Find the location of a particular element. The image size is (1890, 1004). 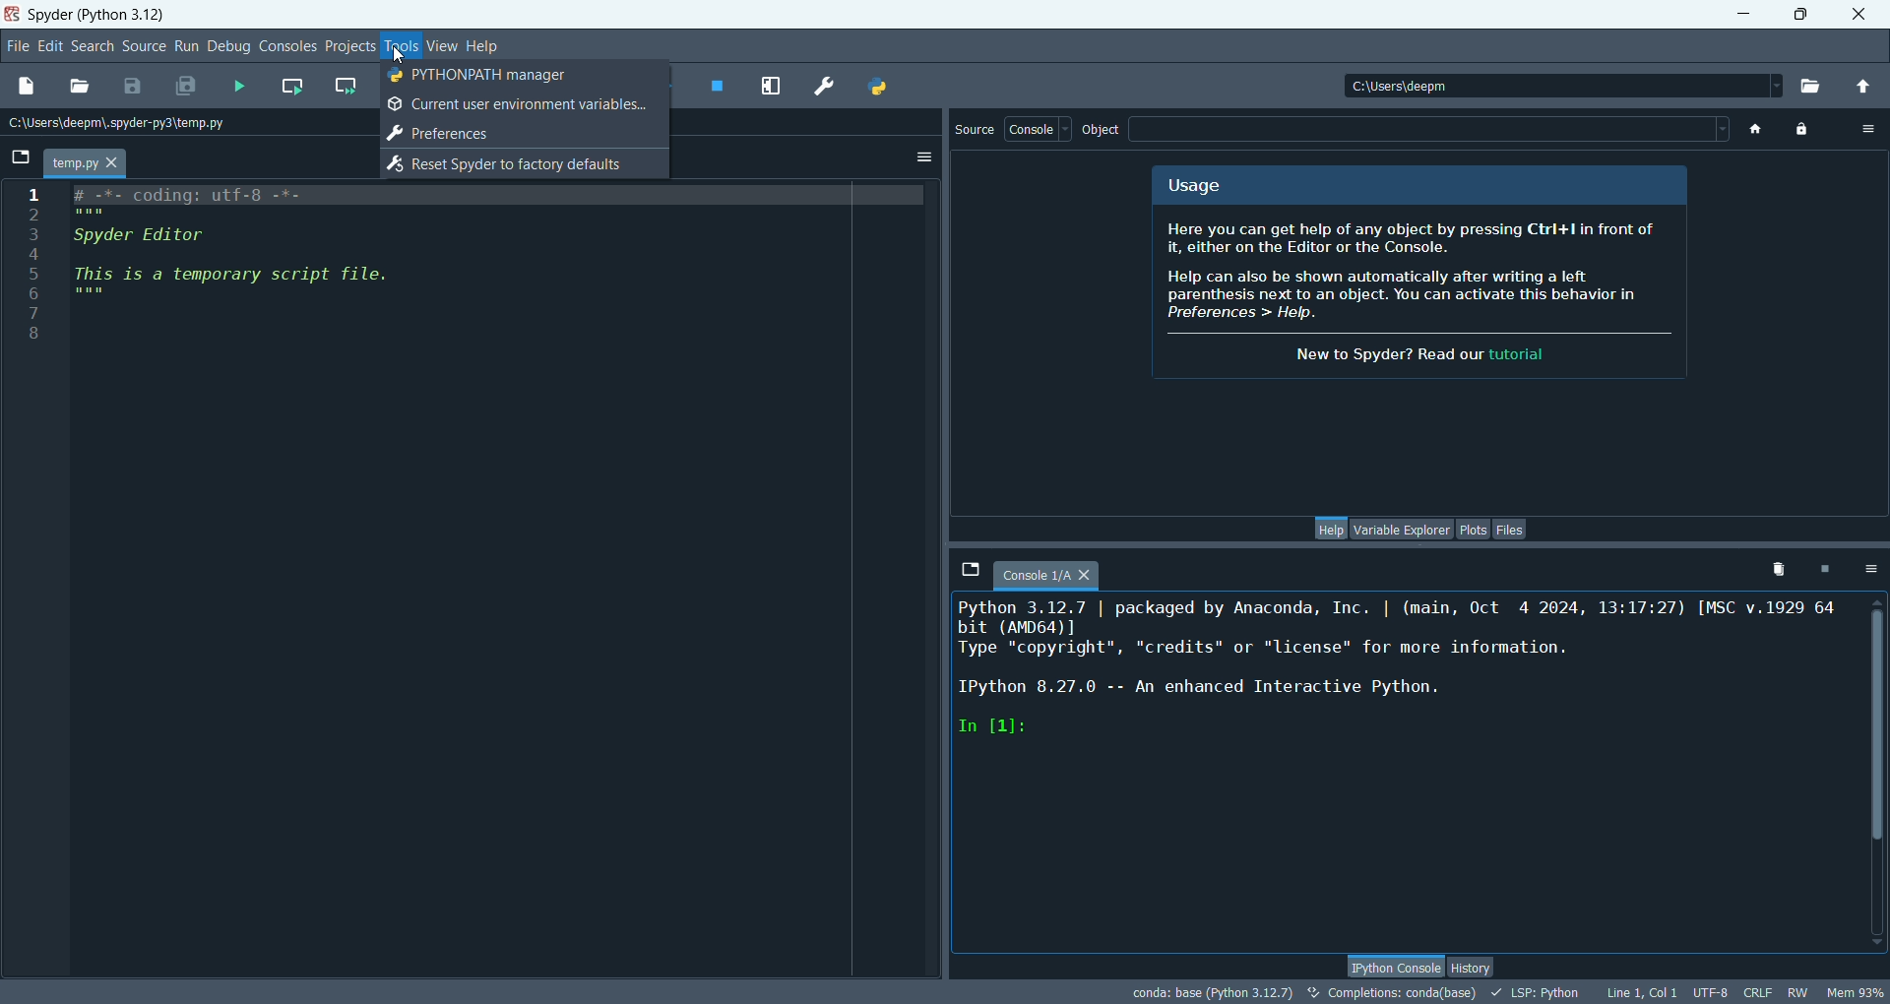

script file is located at coordinates (256, 254).